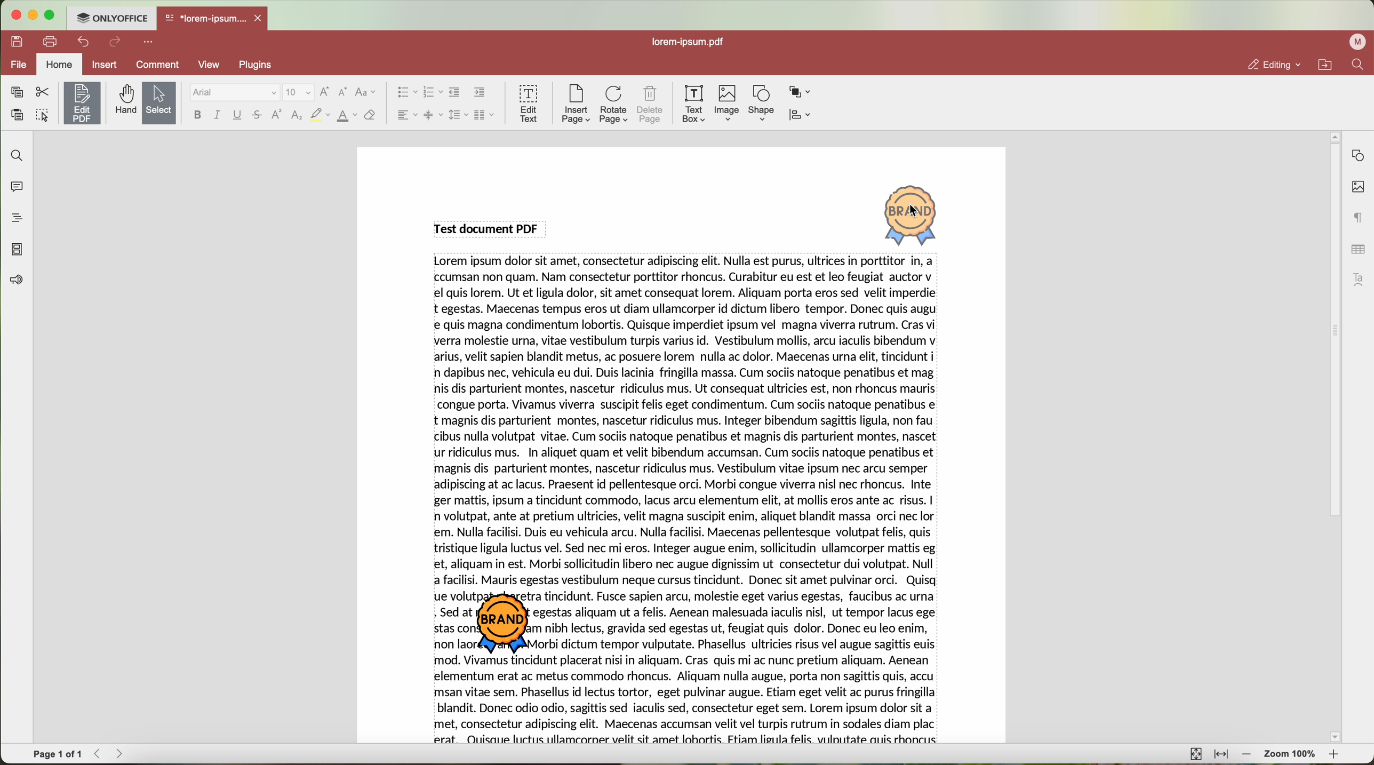  I want to click on maximize, so click(51, 15).